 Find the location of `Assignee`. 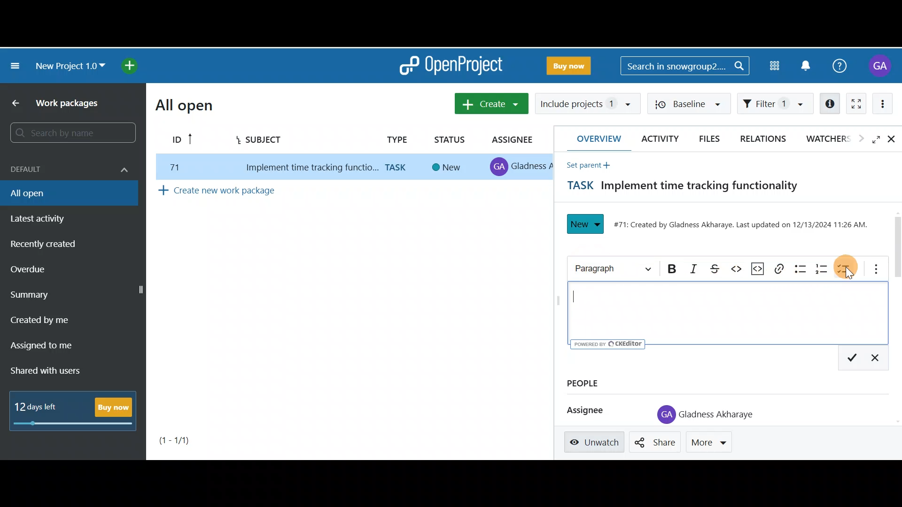

Assignee is located at coordinates (582, 409).